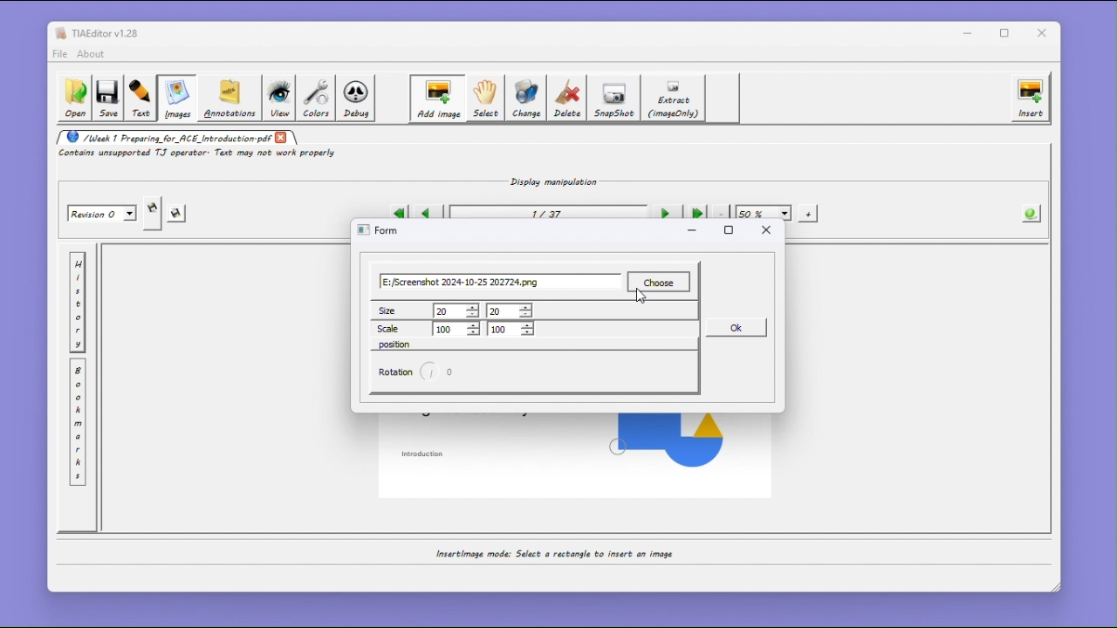 This screenshot has width=1117, height=628. What do you see at coordinates (395, 372) in the screenshot?
I see `rotation` at bounding box center [395, 372].